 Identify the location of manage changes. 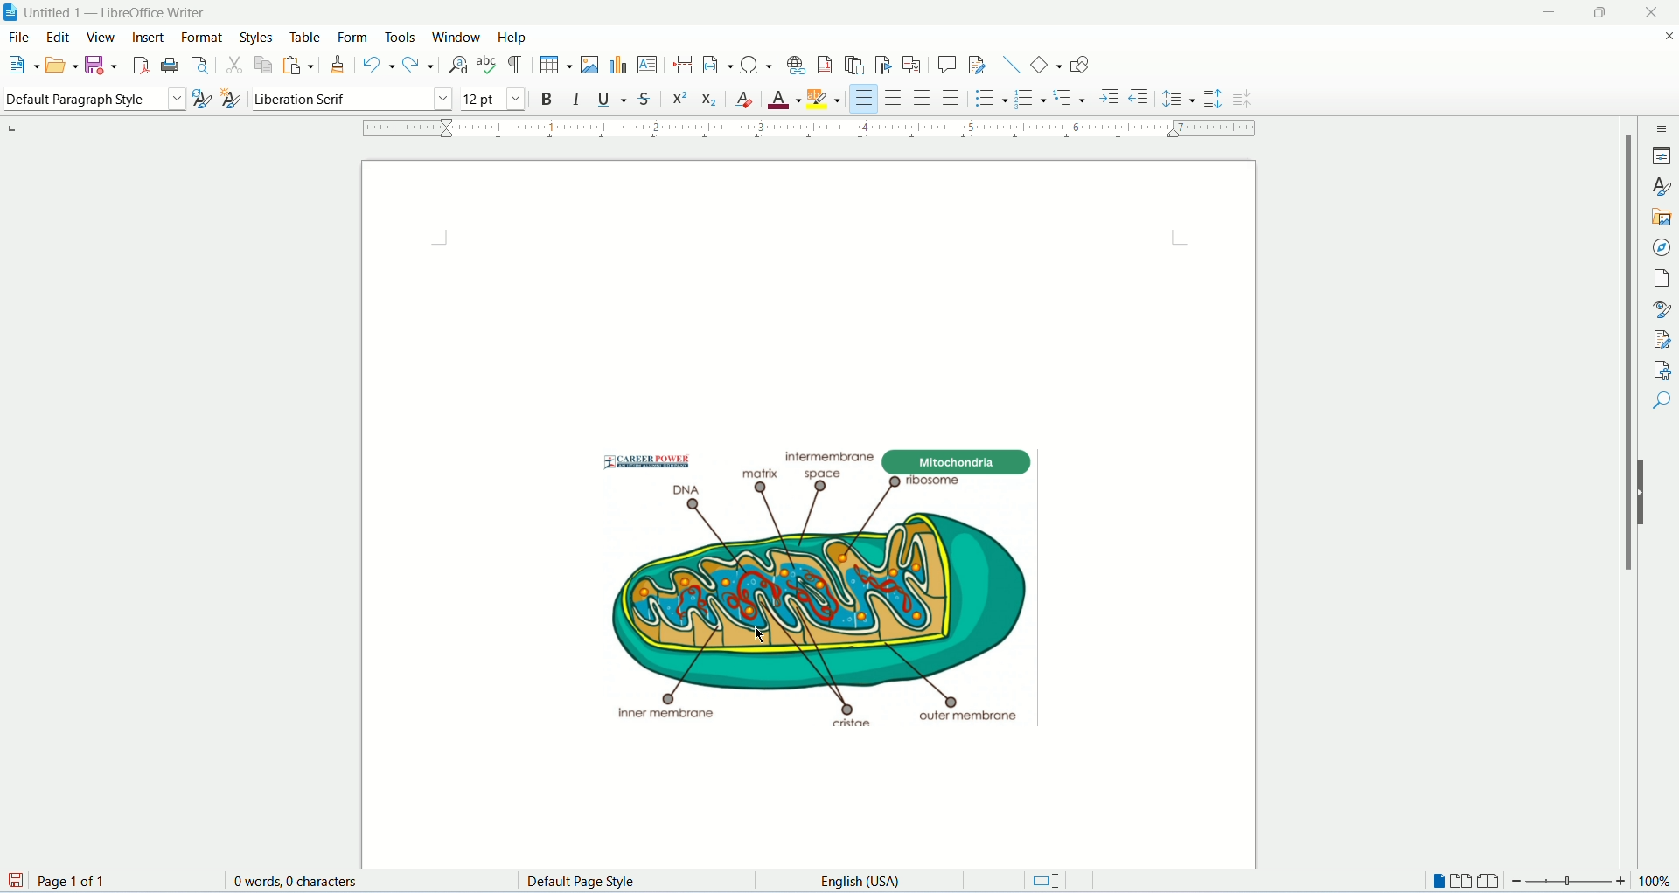
(1662, 338).